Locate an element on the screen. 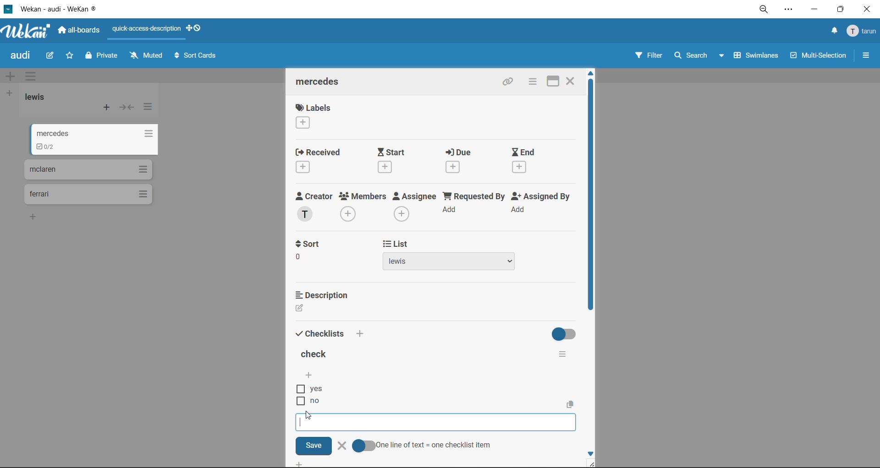  add card is located at coordinates (104, 109).